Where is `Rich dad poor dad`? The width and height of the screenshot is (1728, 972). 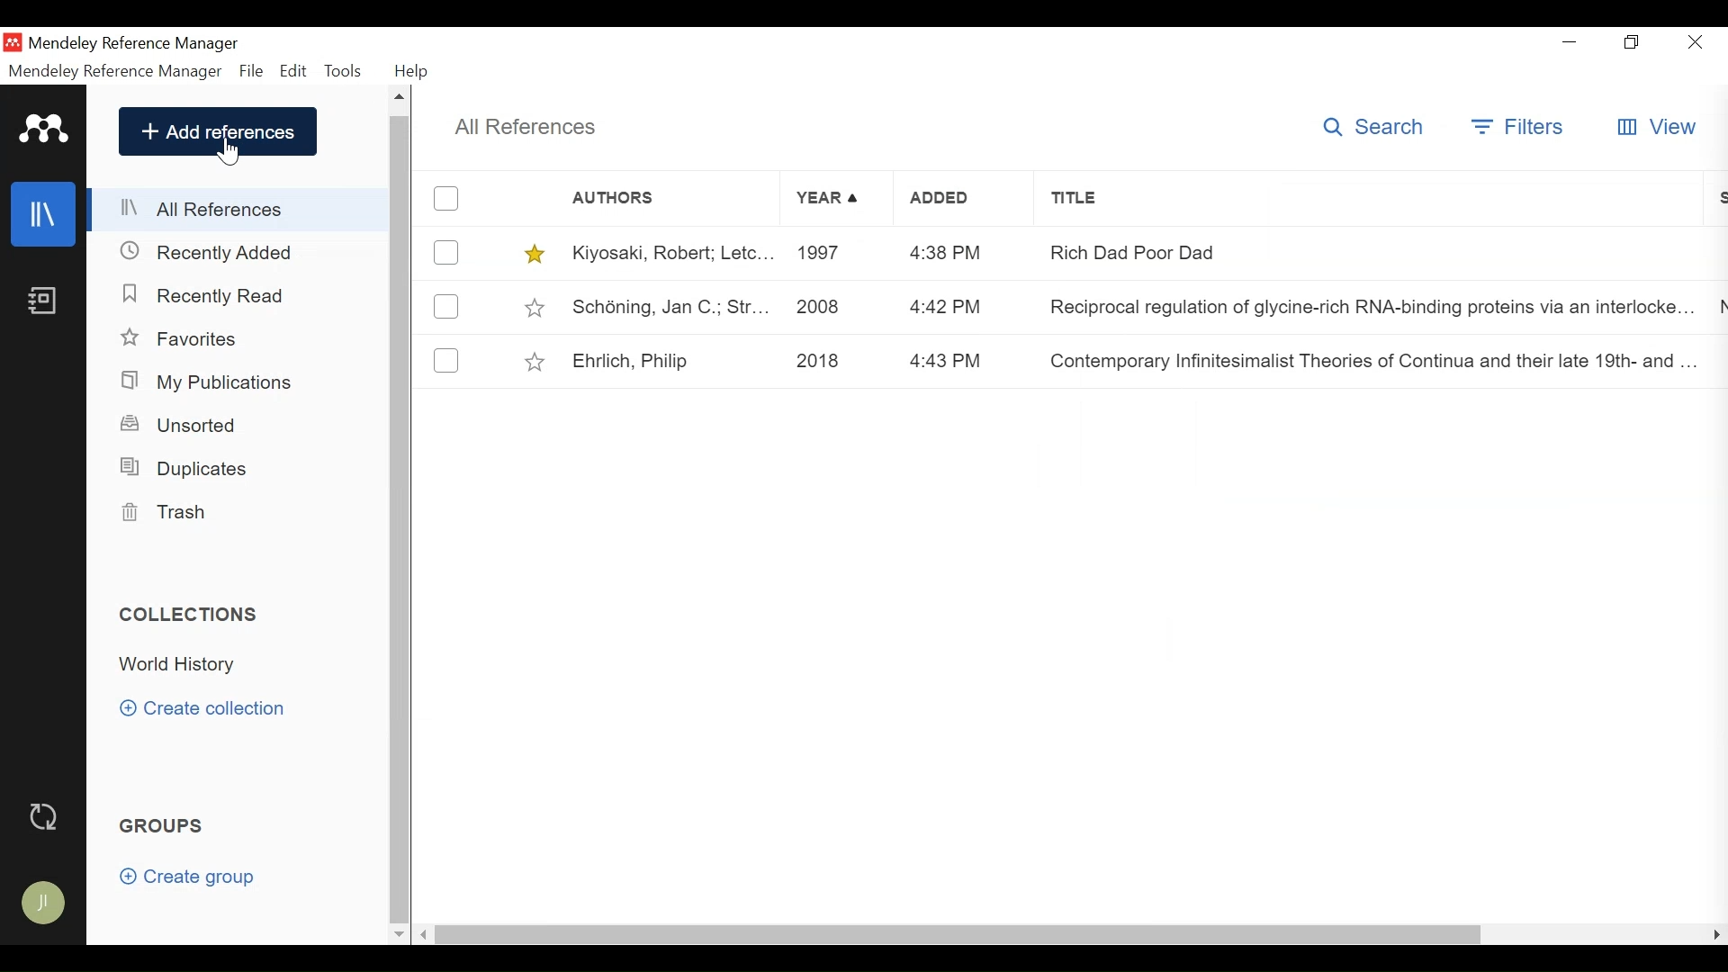
Rich dad poor dad is located at coordinates (1365, 252).